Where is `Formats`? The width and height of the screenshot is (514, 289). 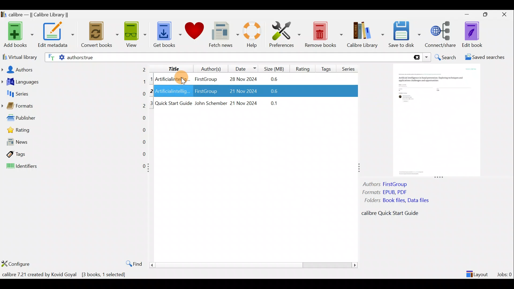
Formats is located at coordinates (74, 107).